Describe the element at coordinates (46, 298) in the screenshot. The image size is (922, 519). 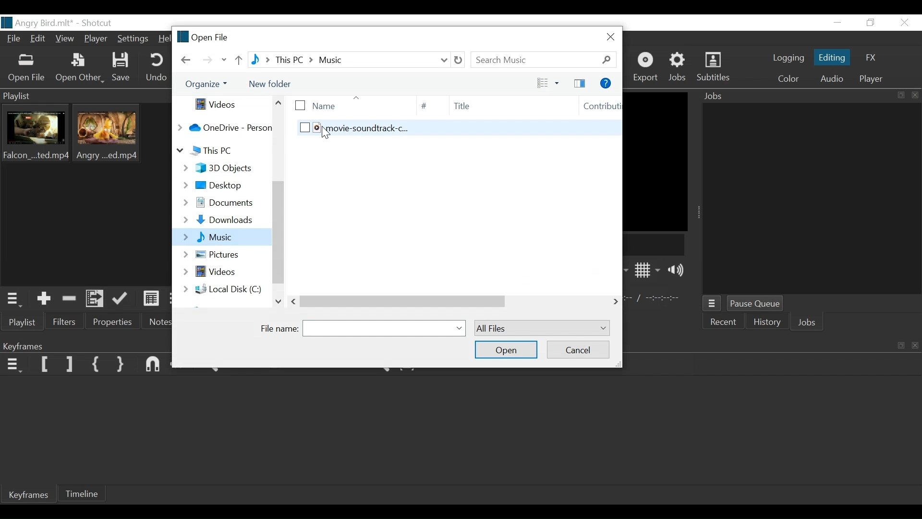
I see `Add the source to the playlist` at that location.